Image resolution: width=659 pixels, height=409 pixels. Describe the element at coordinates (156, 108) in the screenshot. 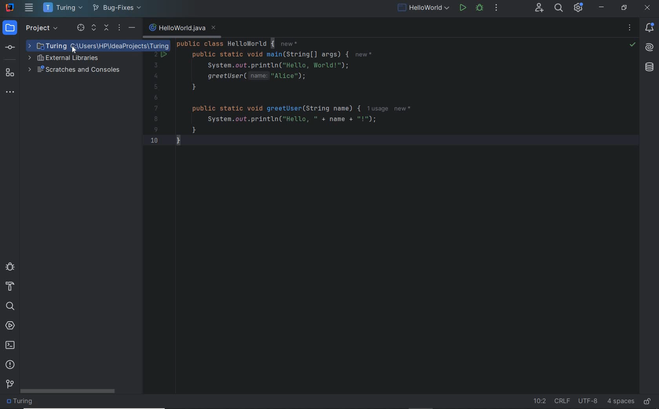

I see `7` at that location.